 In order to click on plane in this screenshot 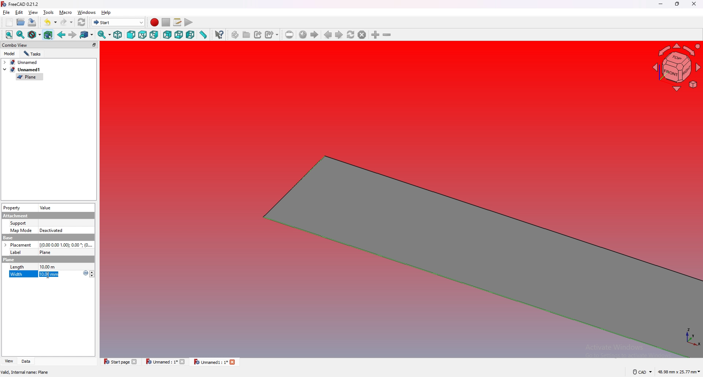, I will do `click(473, 236)`.